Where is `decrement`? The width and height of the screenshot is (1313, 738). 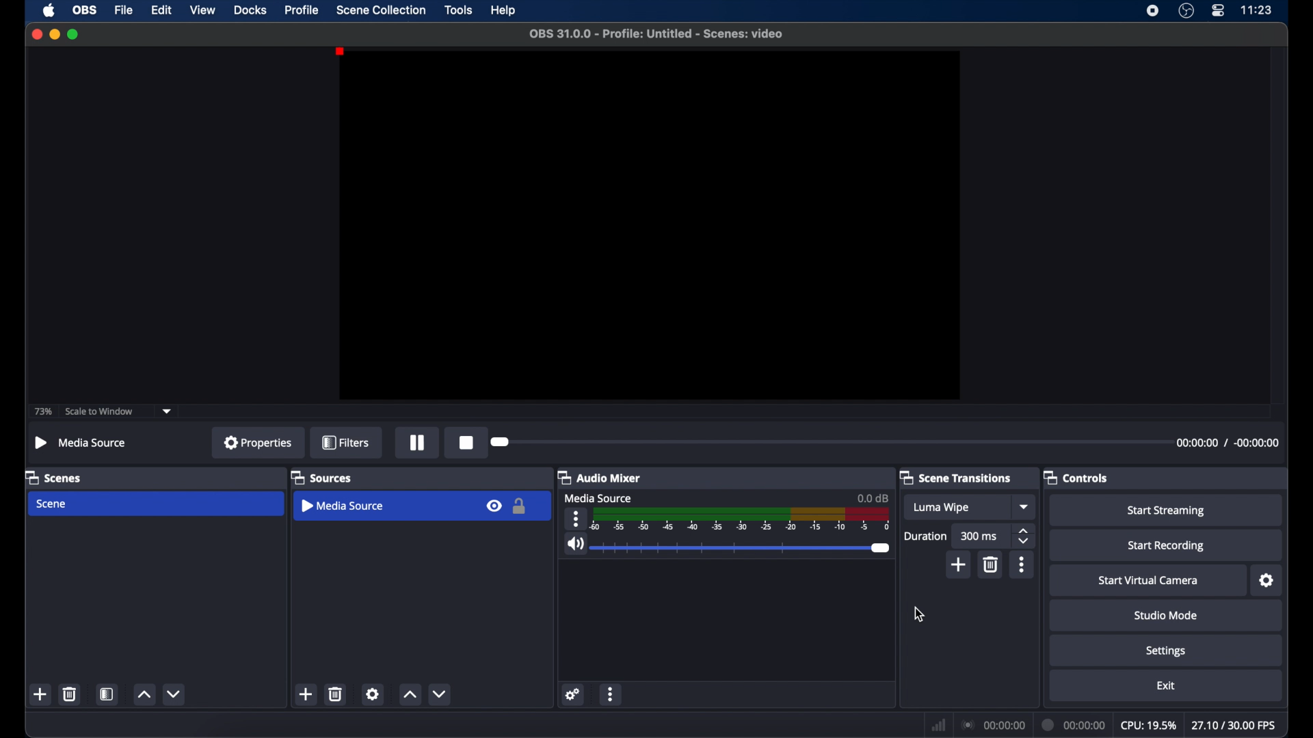 decrement is located at coordinates (174, 694).